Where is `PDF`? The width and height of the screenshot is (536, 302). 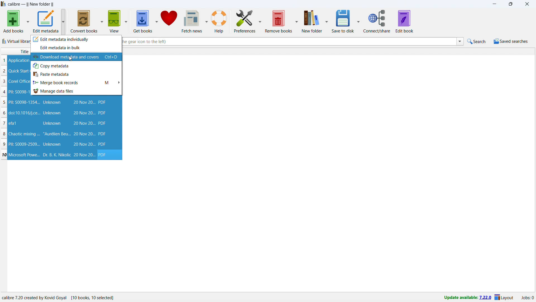
PDF is located at coordinates (102, 102).